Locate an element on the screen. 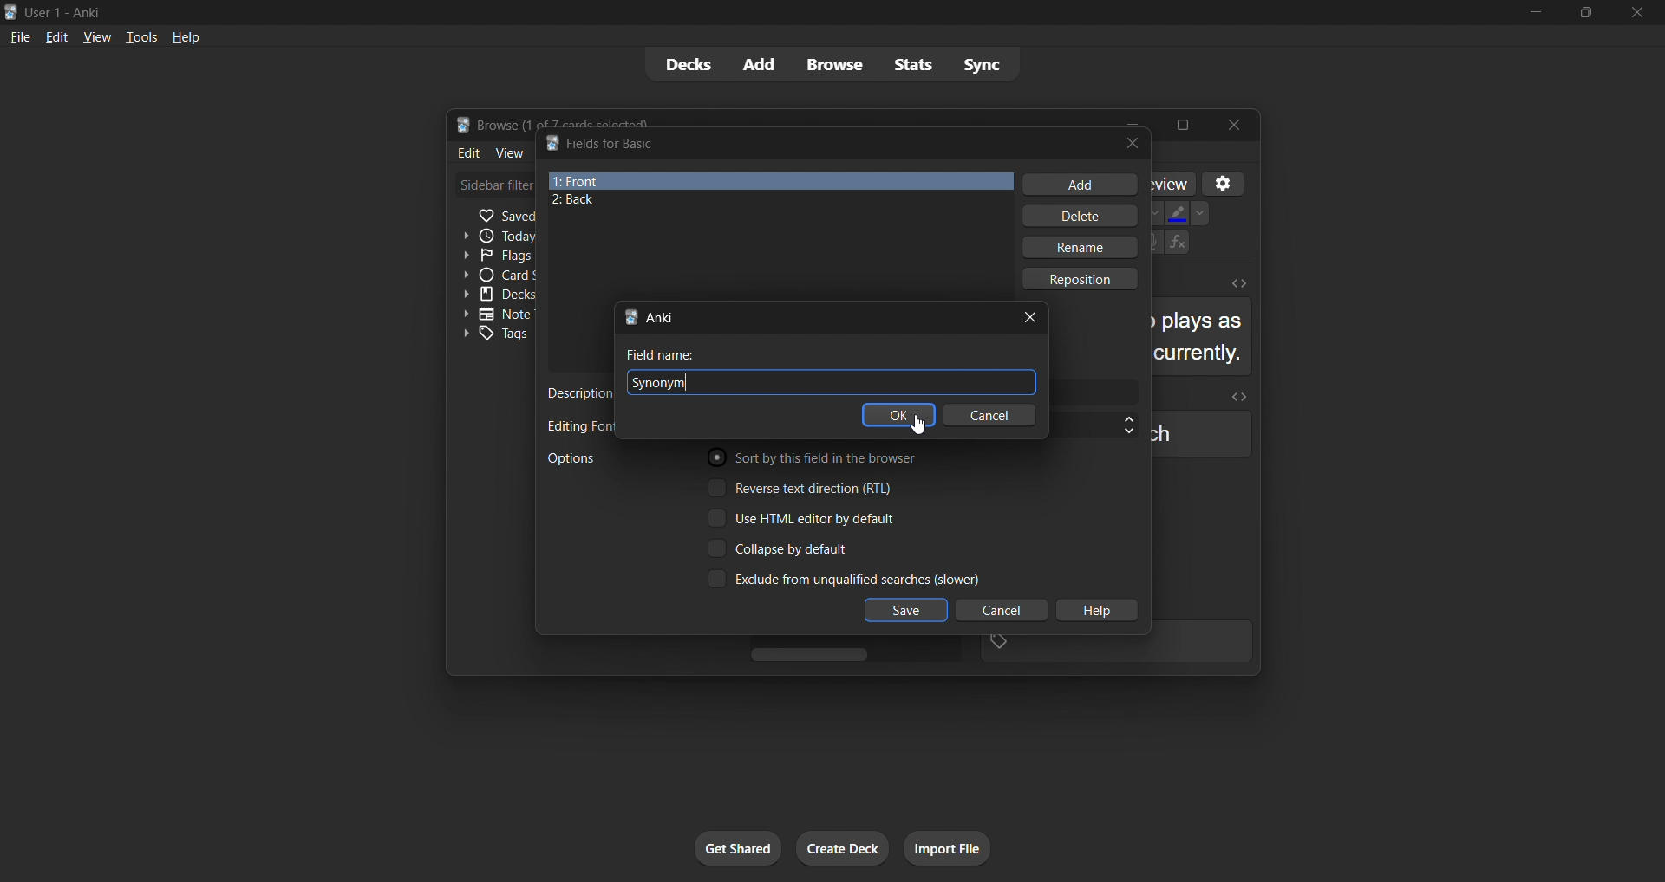 This screenshot has height=882, width=1665. Maximize is located at coordinates (1185, 123).